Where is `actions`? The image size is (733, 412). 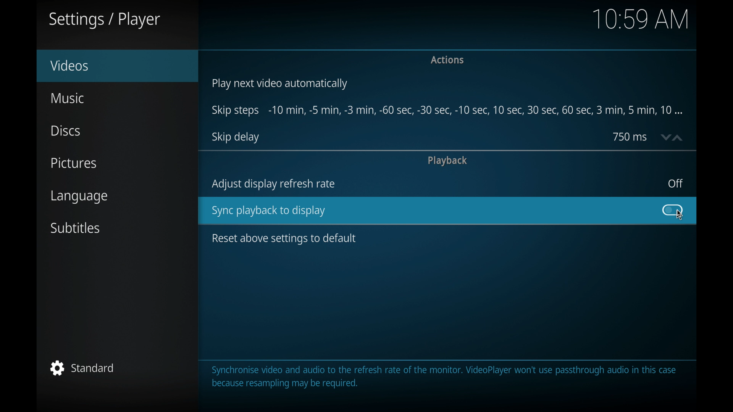 actions is located at coordinates (447, 60).